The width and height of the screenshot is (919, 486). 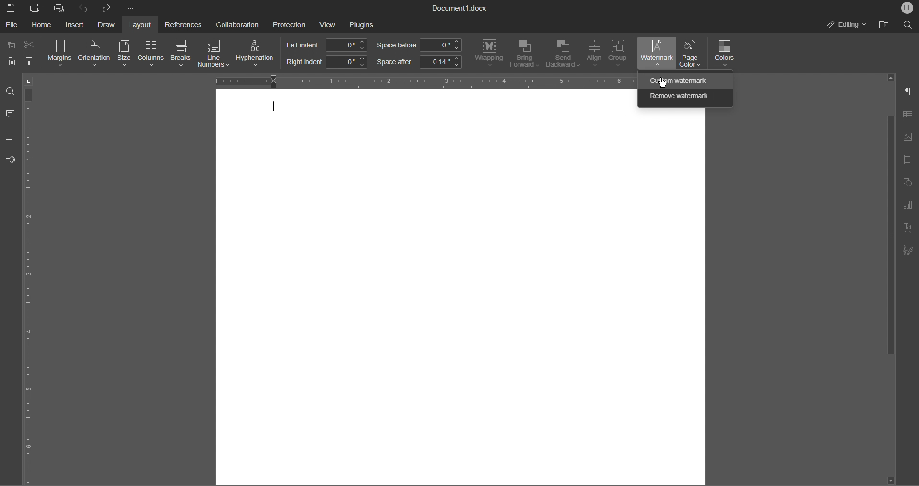 I want to click on Editing, so click(x=846, y=24).